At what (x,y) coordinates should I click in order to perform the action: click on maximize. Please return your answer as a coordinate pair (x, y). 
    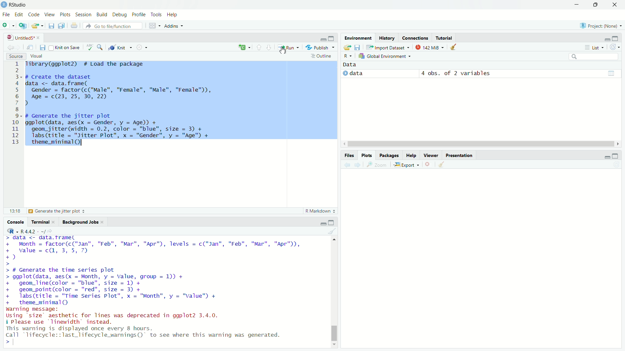
    Looking at the image, I should click on (618, 155).